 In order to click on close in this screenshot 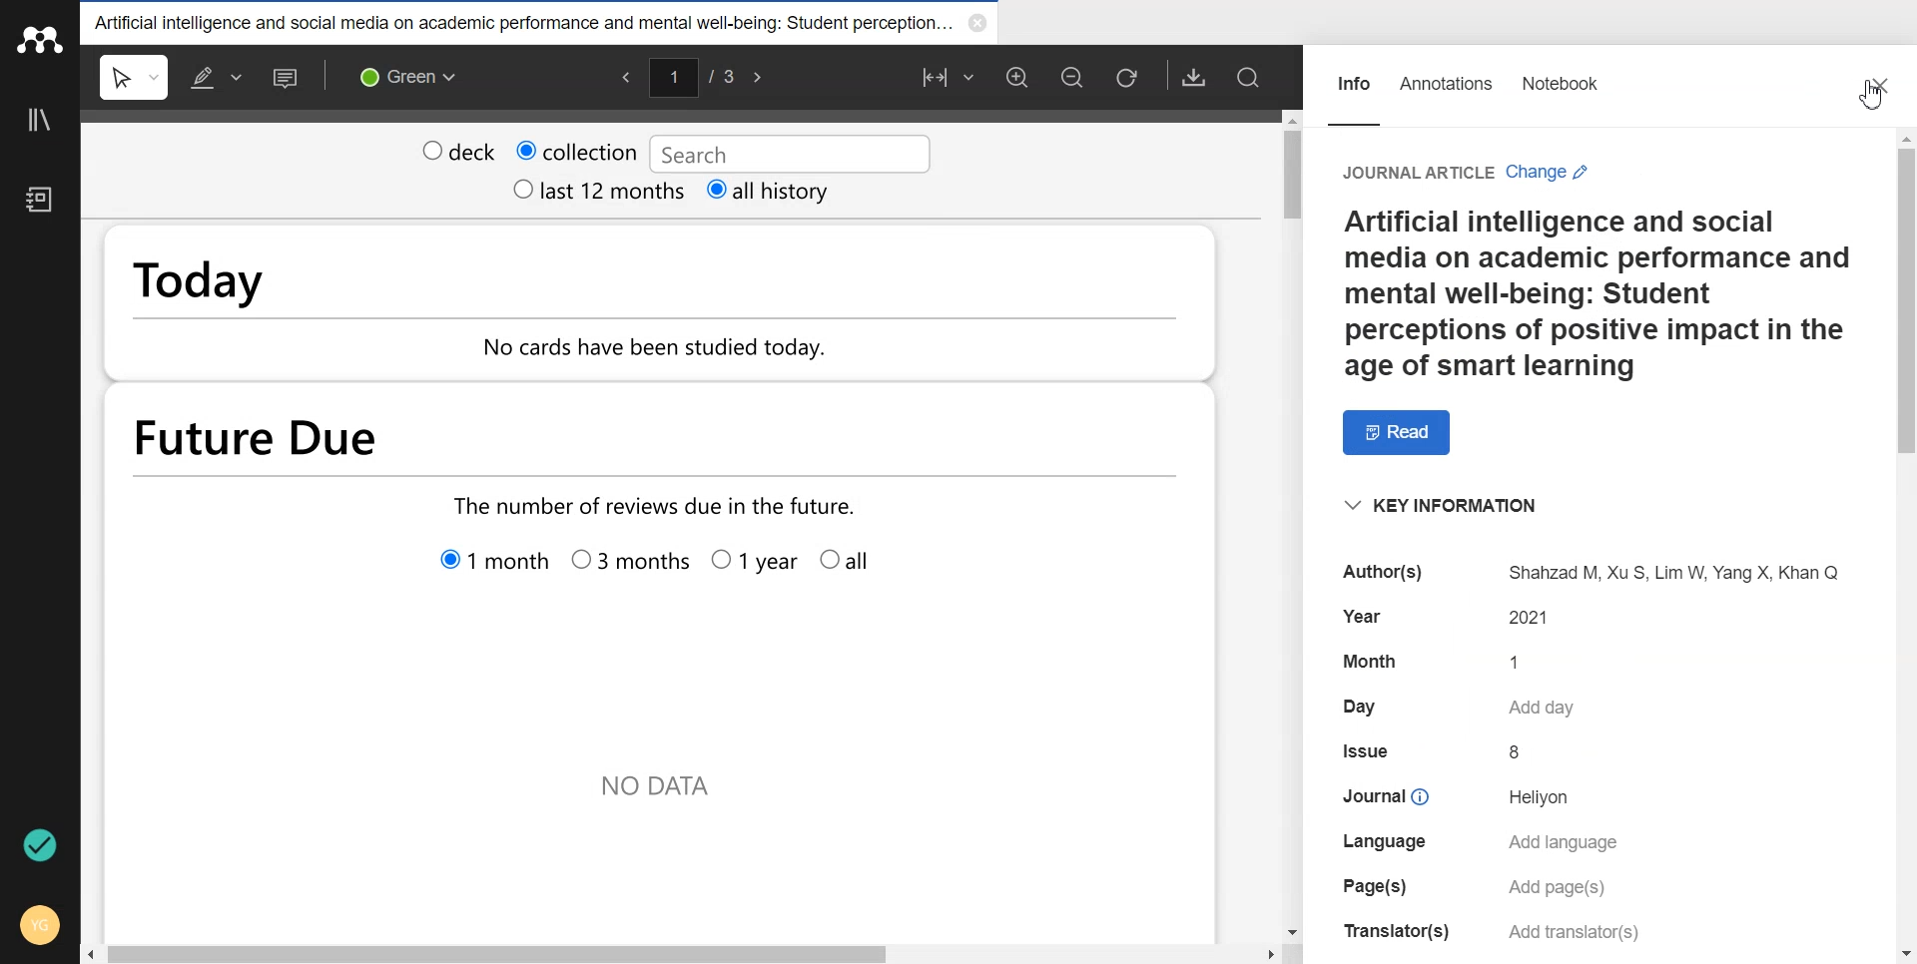, I will do `click(982, 23)`.